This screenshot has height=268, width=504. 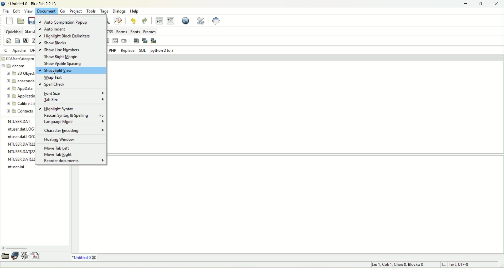 What do you see at coordinates (64, 108) in the screenshot?
I see `highlight syntax` at bounding box center [64, 108].